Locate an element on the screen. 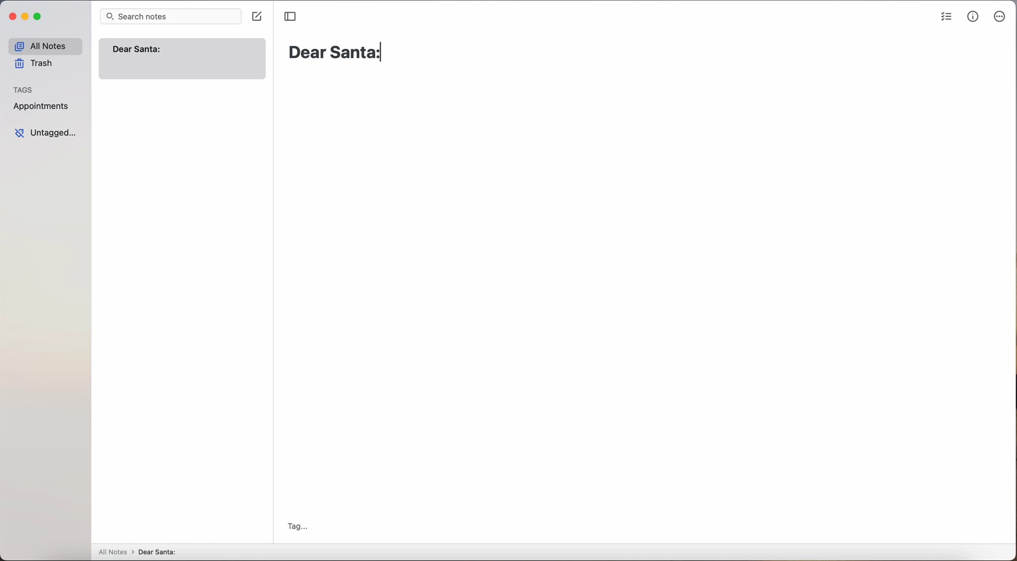 This screenshot has height=561, width=1017. metrics is located at coordinates (974, 17).